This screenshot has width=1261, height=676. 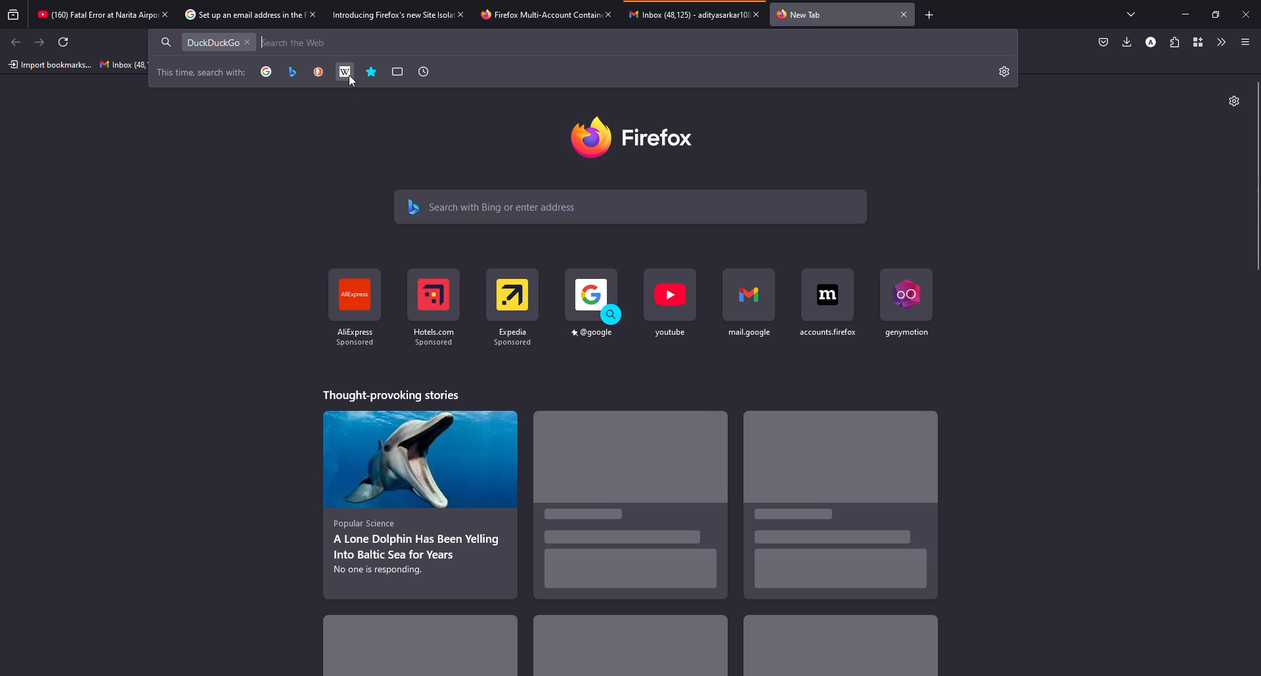 What do you see at coordinates (750, 312) in the screenshot?
I see `shortcut` at bounding box center [750, 312].